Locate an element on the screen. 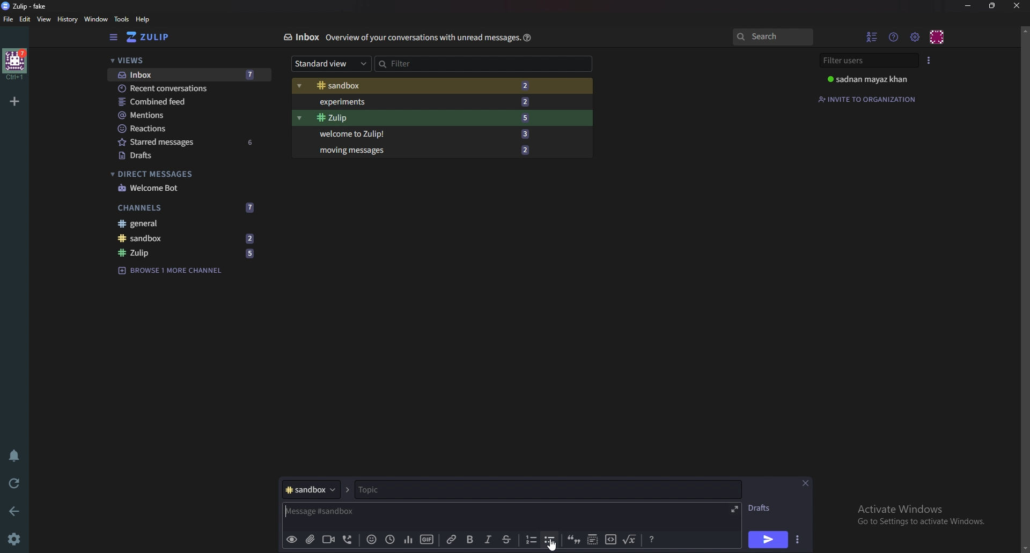  Channel is located at coordinates (311, 489).